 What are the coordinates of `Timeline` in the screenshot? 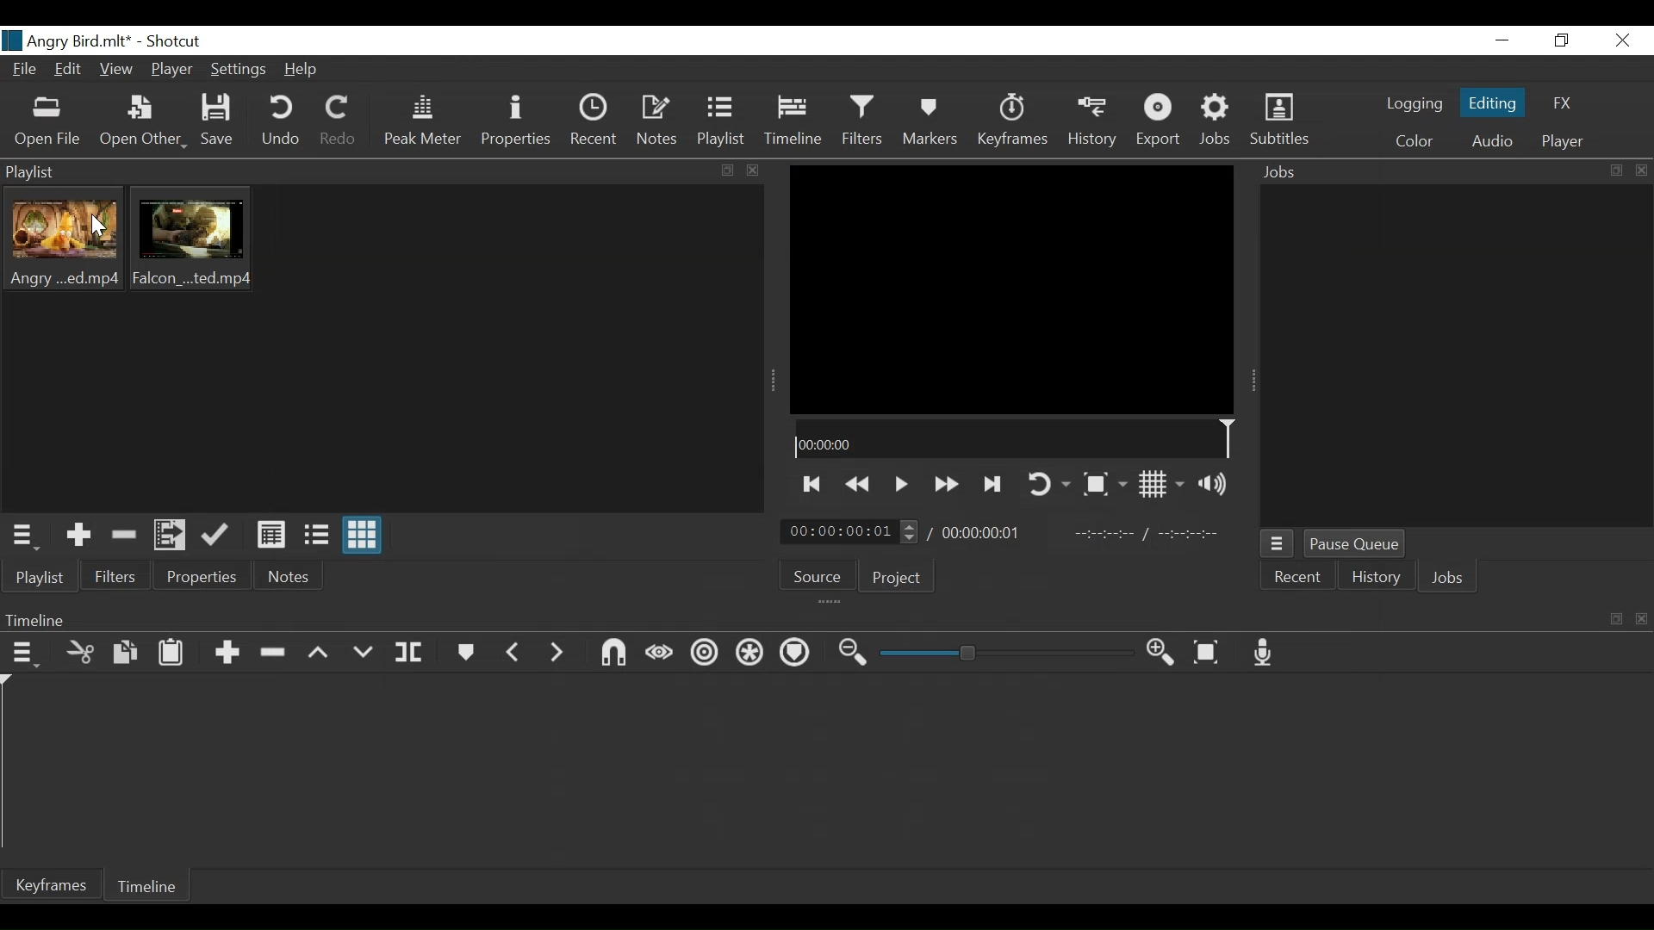 It's located at (149, 889).